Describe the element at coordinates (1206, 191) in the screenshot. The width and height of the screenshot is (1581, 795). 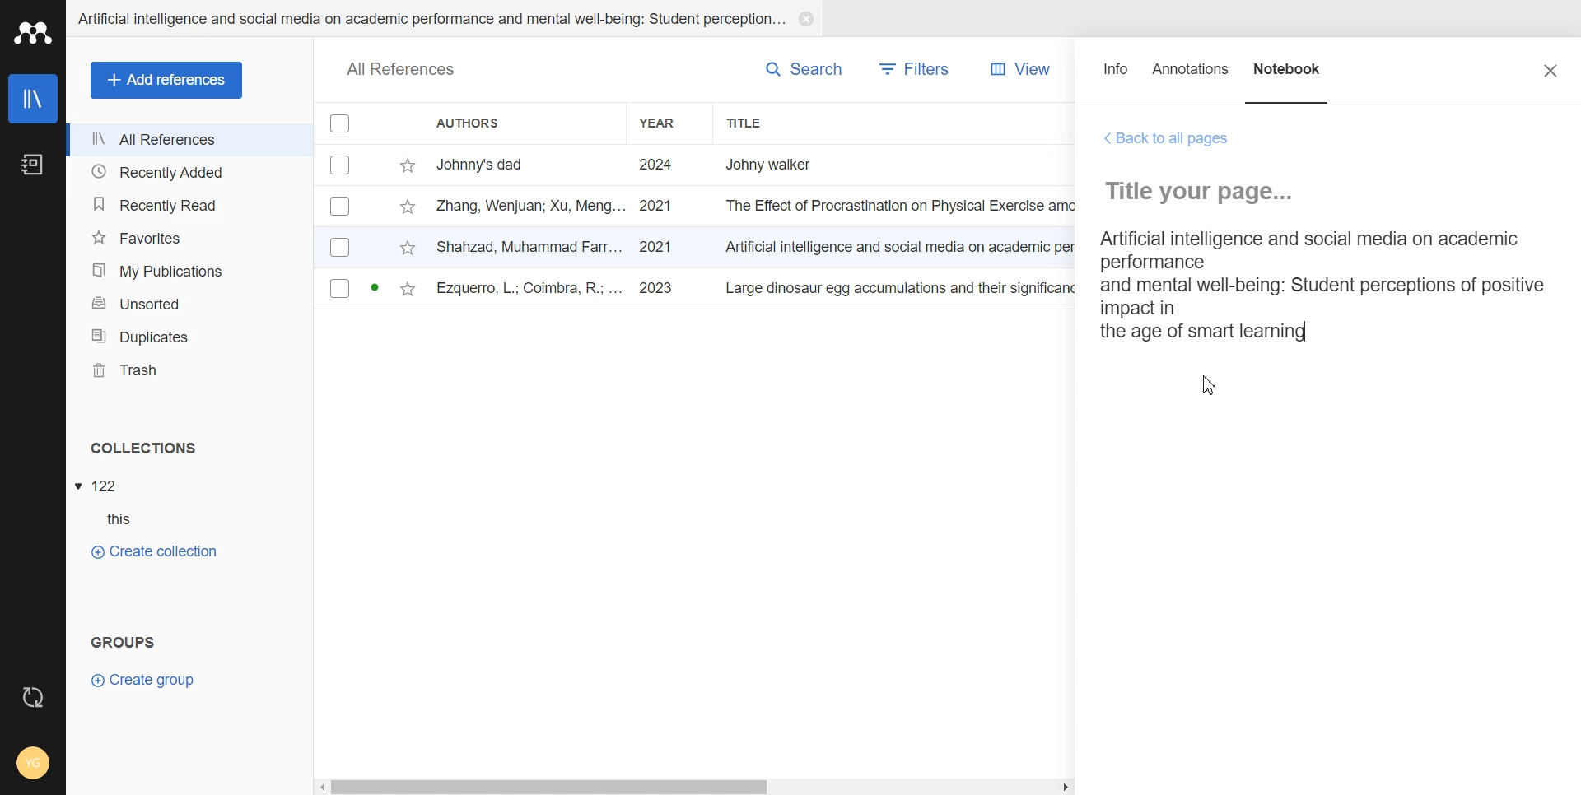
I see `Title your page` at that location.